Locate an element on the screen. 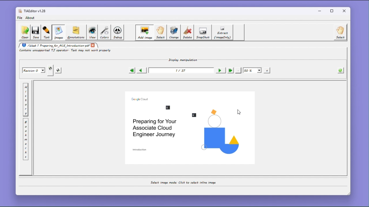  close is located at coordinates (93, 45).